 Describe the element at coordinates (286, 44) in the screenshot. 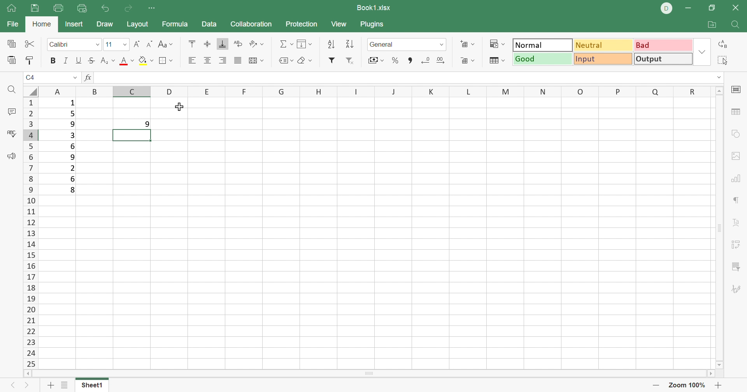

I see `Summation` at that location.